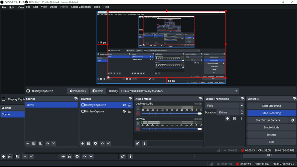 The width and height of the screenshot is (297, 167). I want to click on View, so click(44, 7).